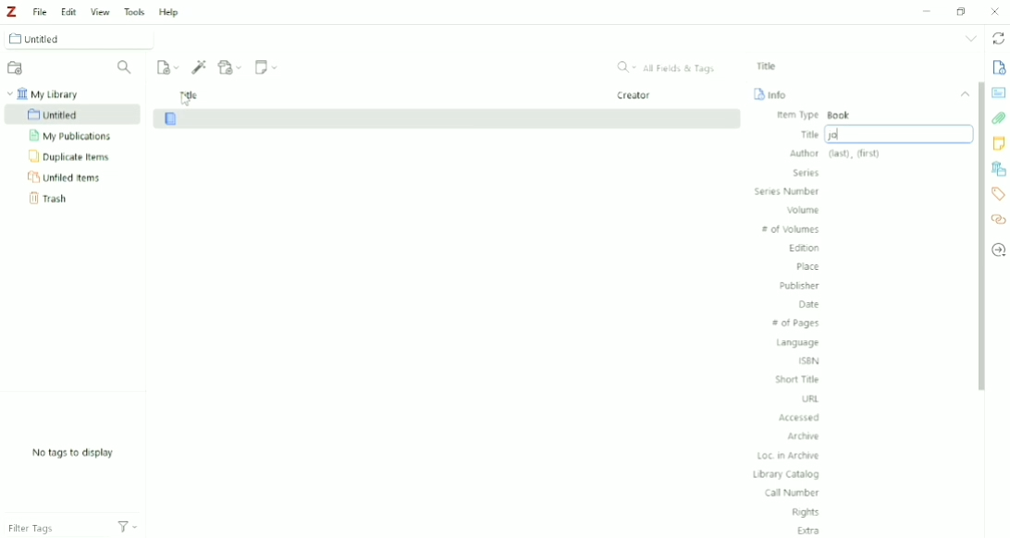  I want to click on Author, so click(834, 153).